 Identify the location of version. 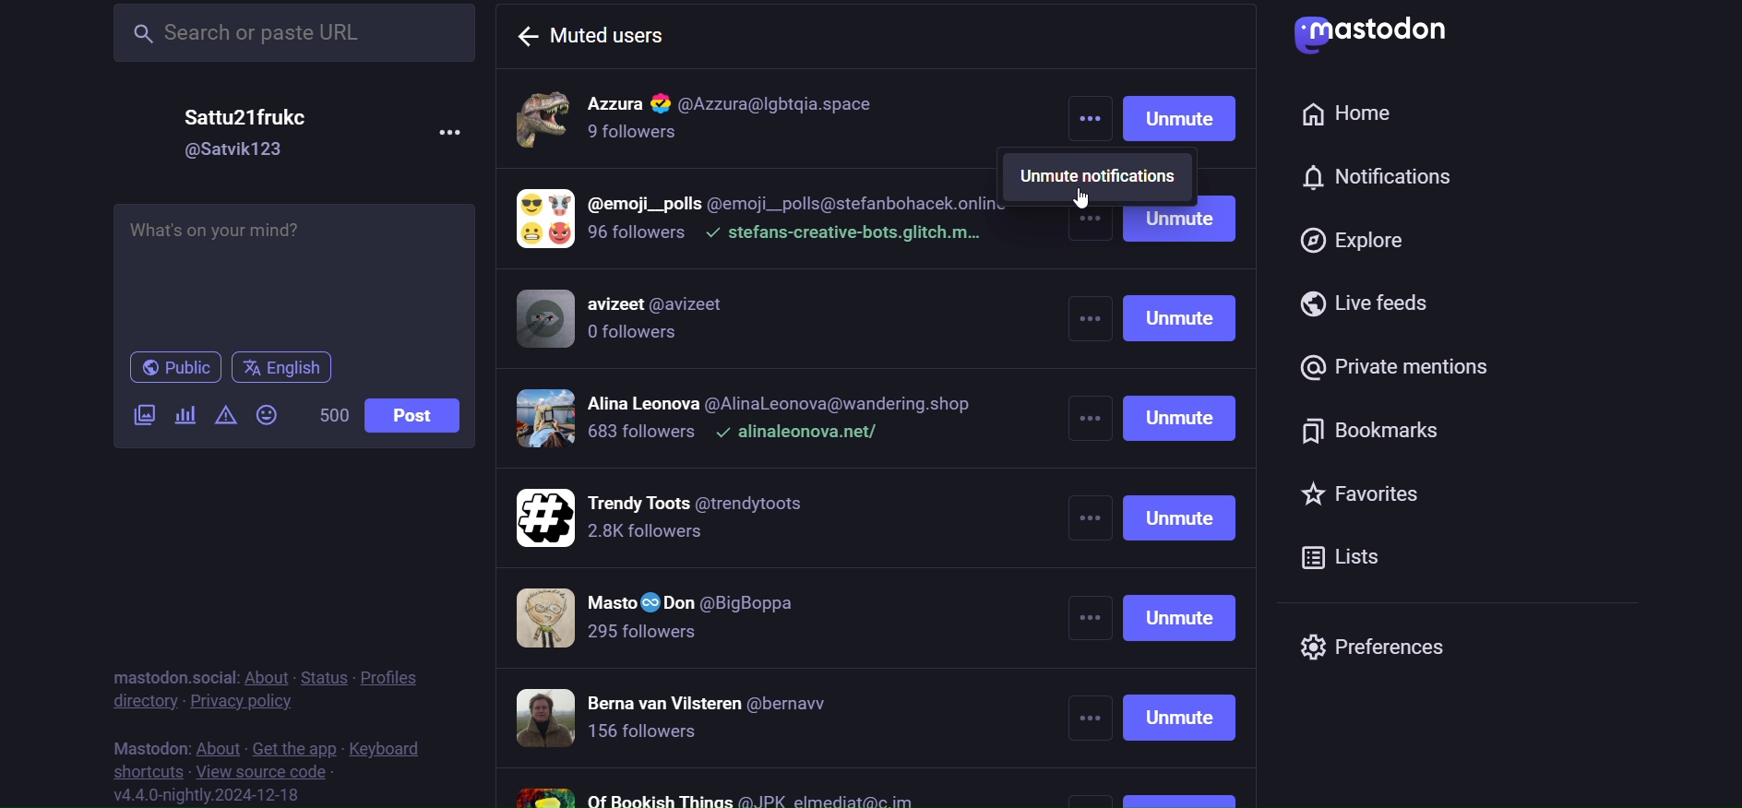
(208, 793).